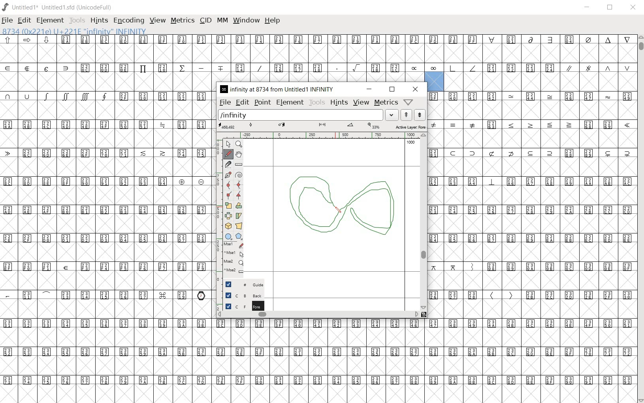  Describe the element at coordinates (532, 280) in the screenshot. I see `empty glyph slot` at that location.